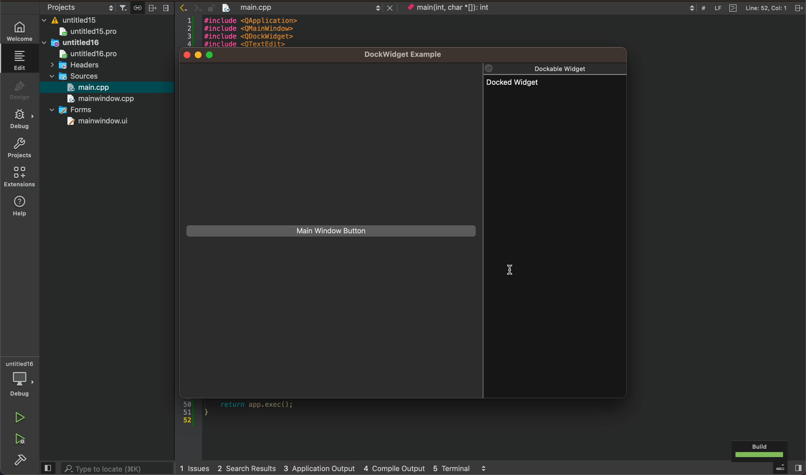 The width and height of the screenshot is (806, 475). Describe the element at coordinates (20, 177) in the screenshot. I see `extensions` at that location.